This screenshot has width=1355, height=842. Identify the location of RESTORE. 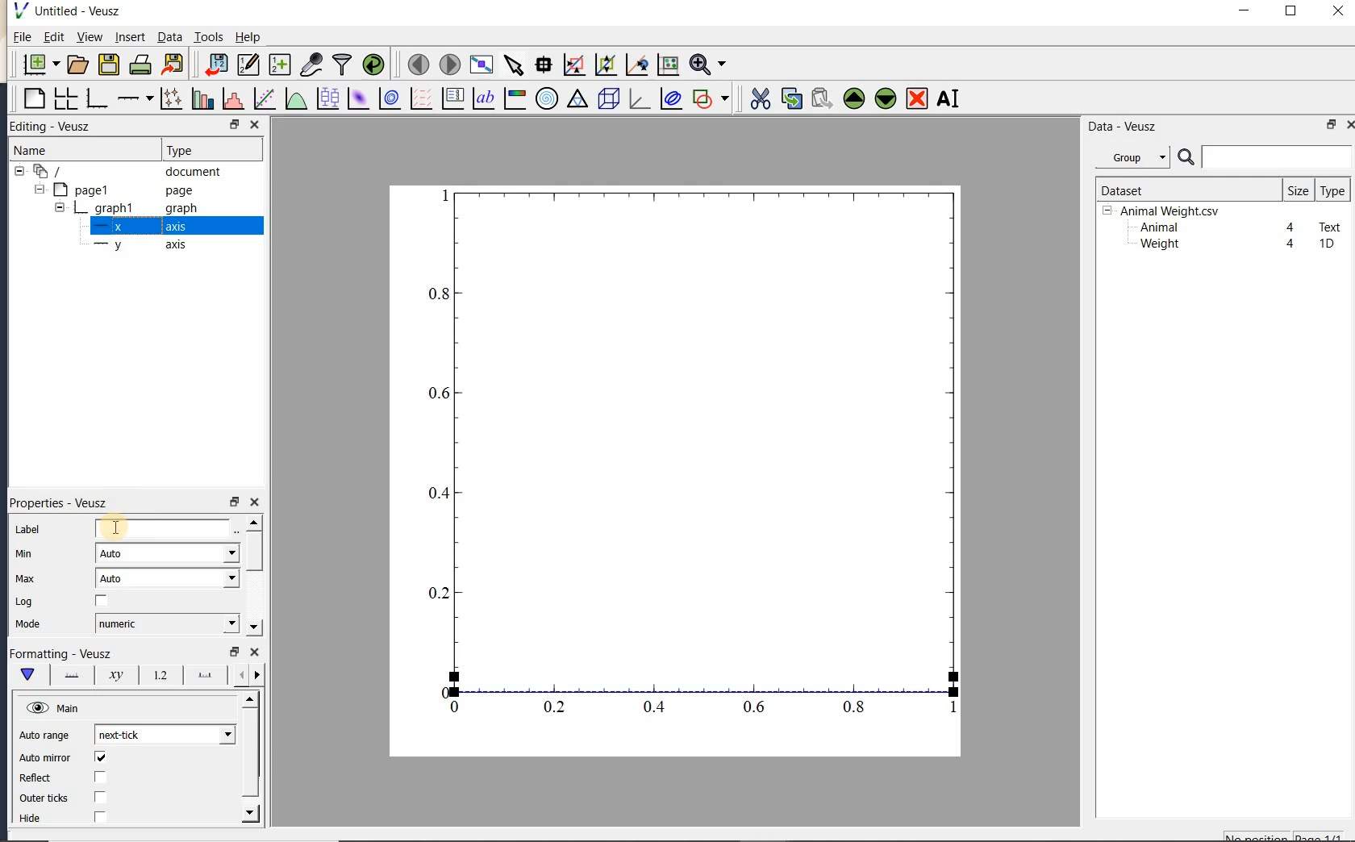
(231, 122).